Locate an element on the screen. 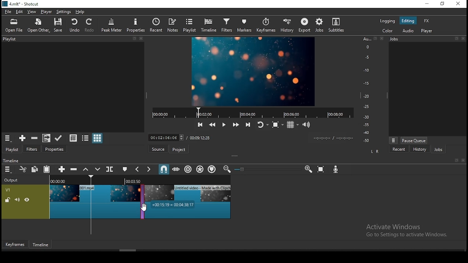 The width and height of the screenshot is (468, 263). properties is located at coordinates (54, 149).